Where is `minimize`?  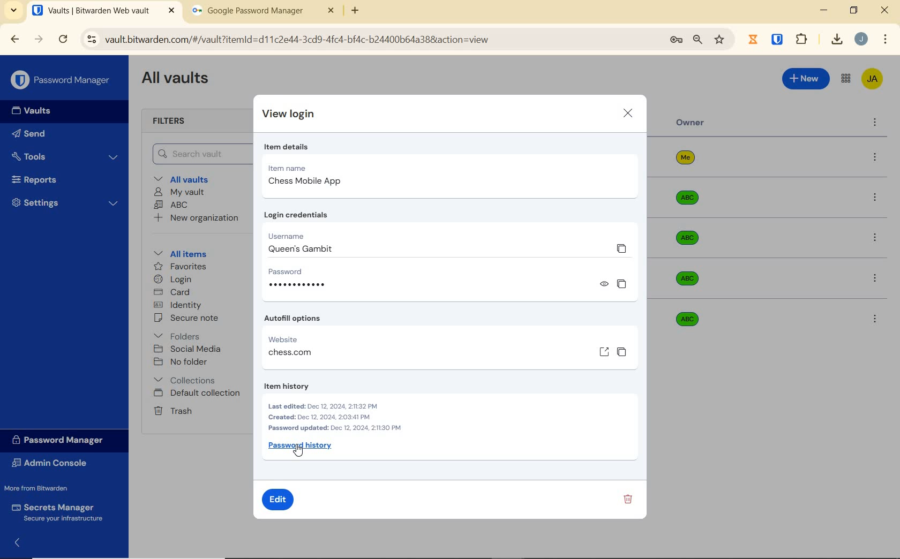
minimize is located at coordinates (825, 10).